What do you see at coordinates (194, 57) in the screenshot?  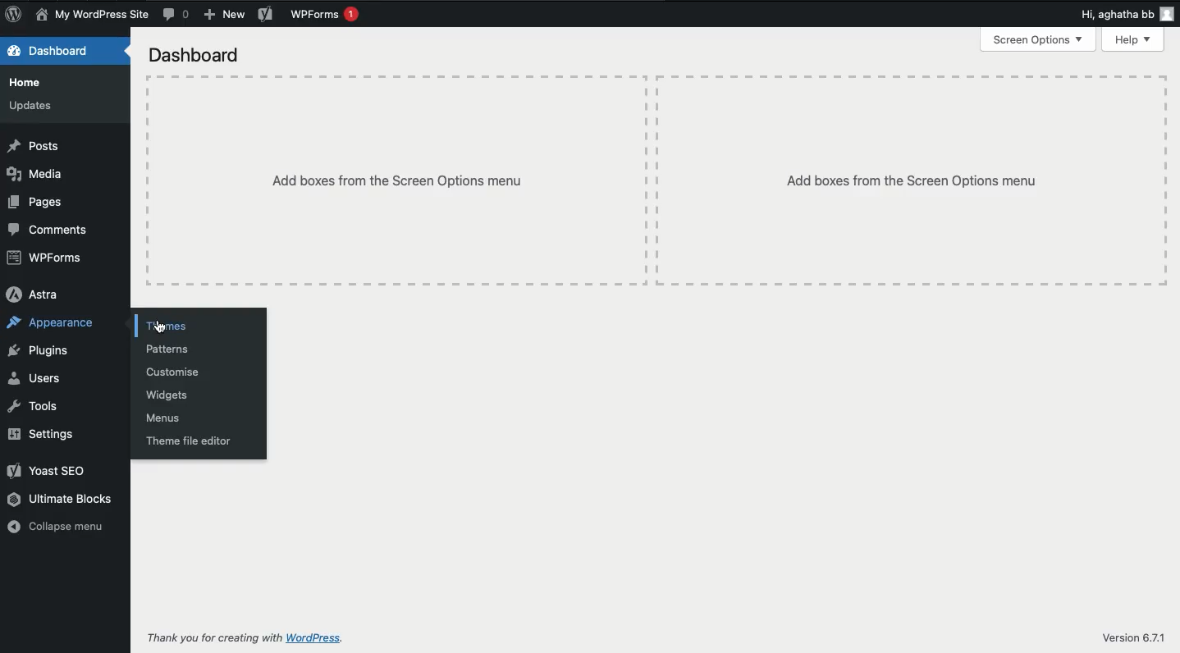 I see `Dashboard` at bounding box center [194, 57].